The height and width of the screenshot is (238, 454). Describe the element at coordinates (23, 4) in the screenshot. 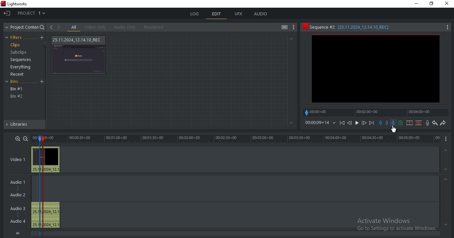

I see `Lightworks` at that location.